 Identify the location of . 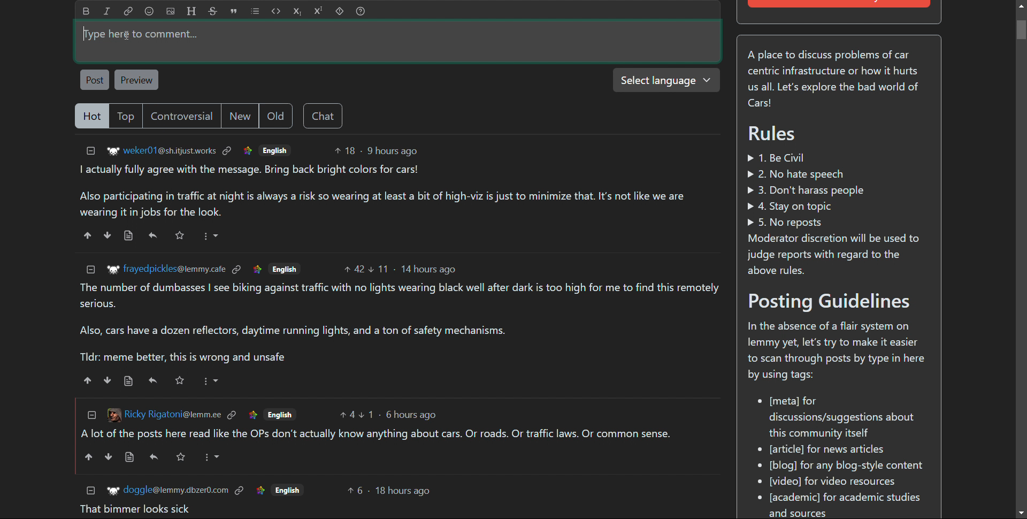
(180, 456).